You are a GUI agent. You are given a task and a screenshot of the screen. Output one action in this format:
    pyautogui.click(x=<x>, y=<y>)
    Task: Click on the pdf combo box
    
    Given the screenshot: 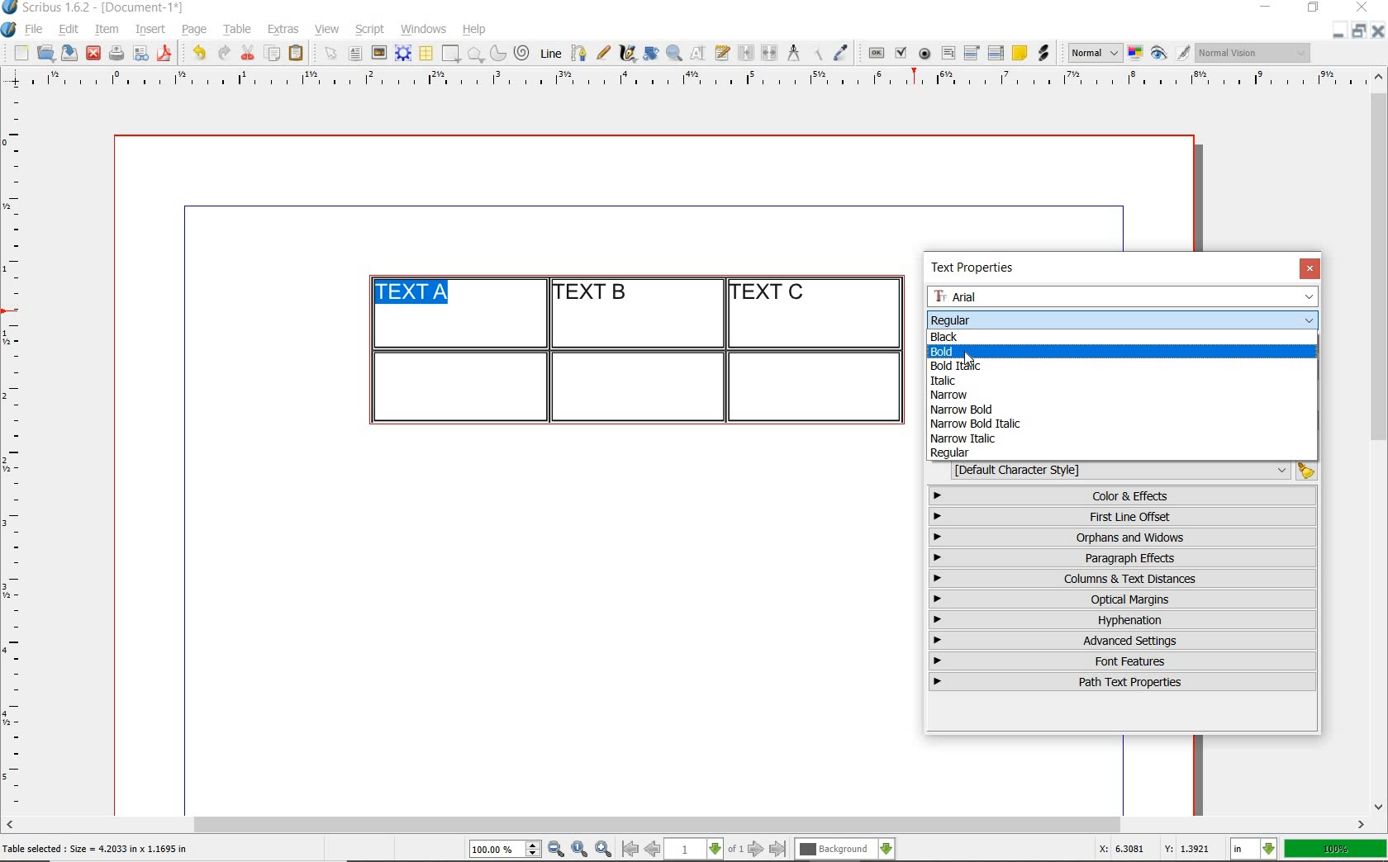 What is the action you would take?
    pyautogui.click(x=972, y=52)
    